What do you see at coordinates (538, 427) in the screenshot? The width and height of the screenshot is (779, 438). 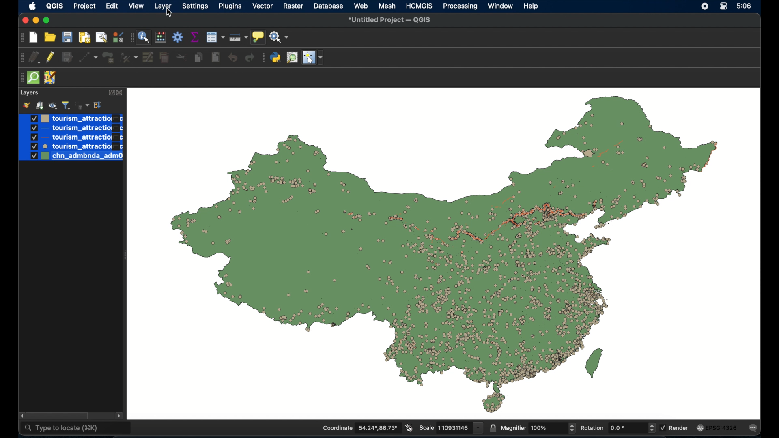 I see `magnifier` at bounding box center [538, 427].